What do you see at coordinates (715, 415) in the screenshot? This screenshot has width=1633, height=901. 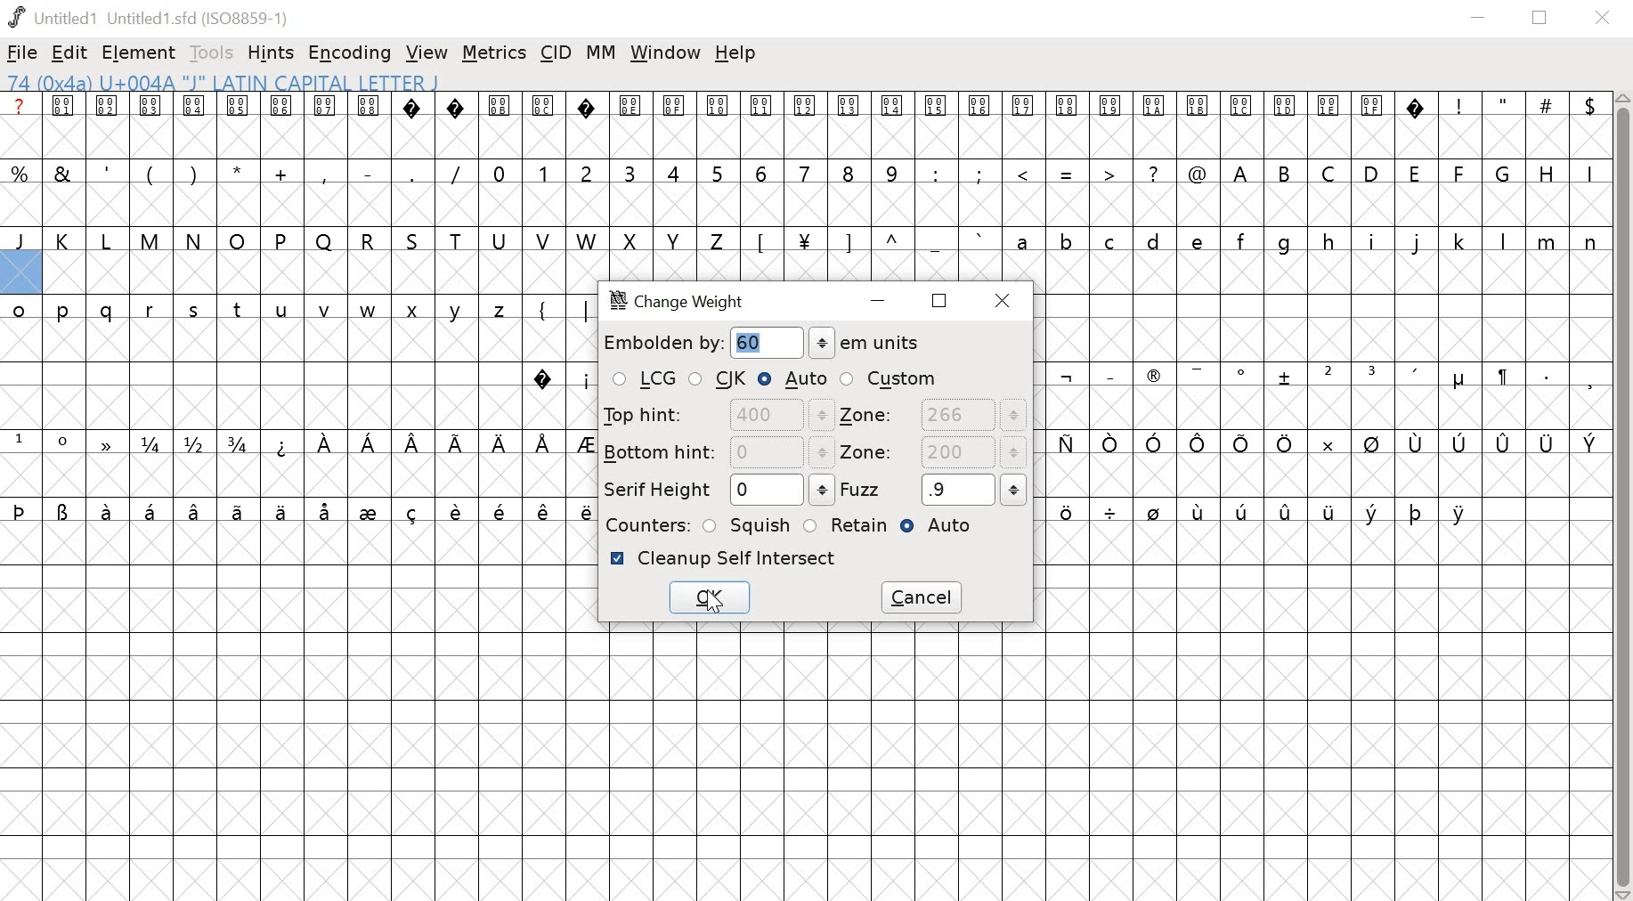 I see `TOP HINT` at bounding box center [715, 415].